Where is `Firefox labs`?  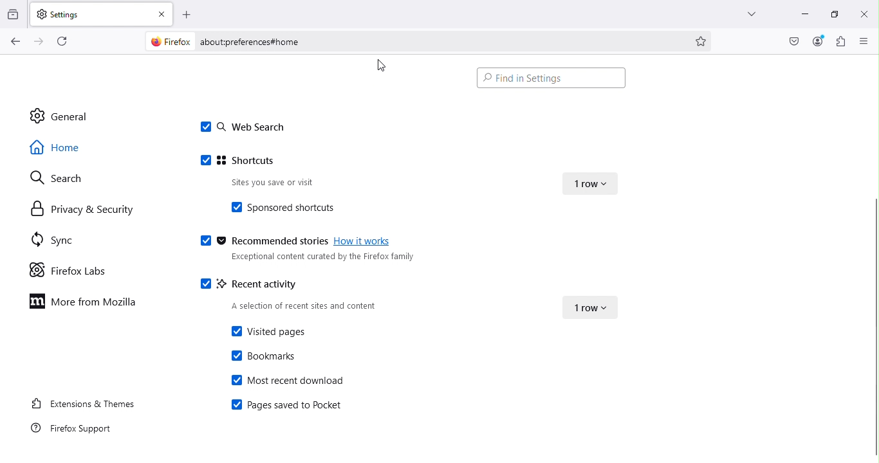
Firefox labs is located at coordinates (71, 269).